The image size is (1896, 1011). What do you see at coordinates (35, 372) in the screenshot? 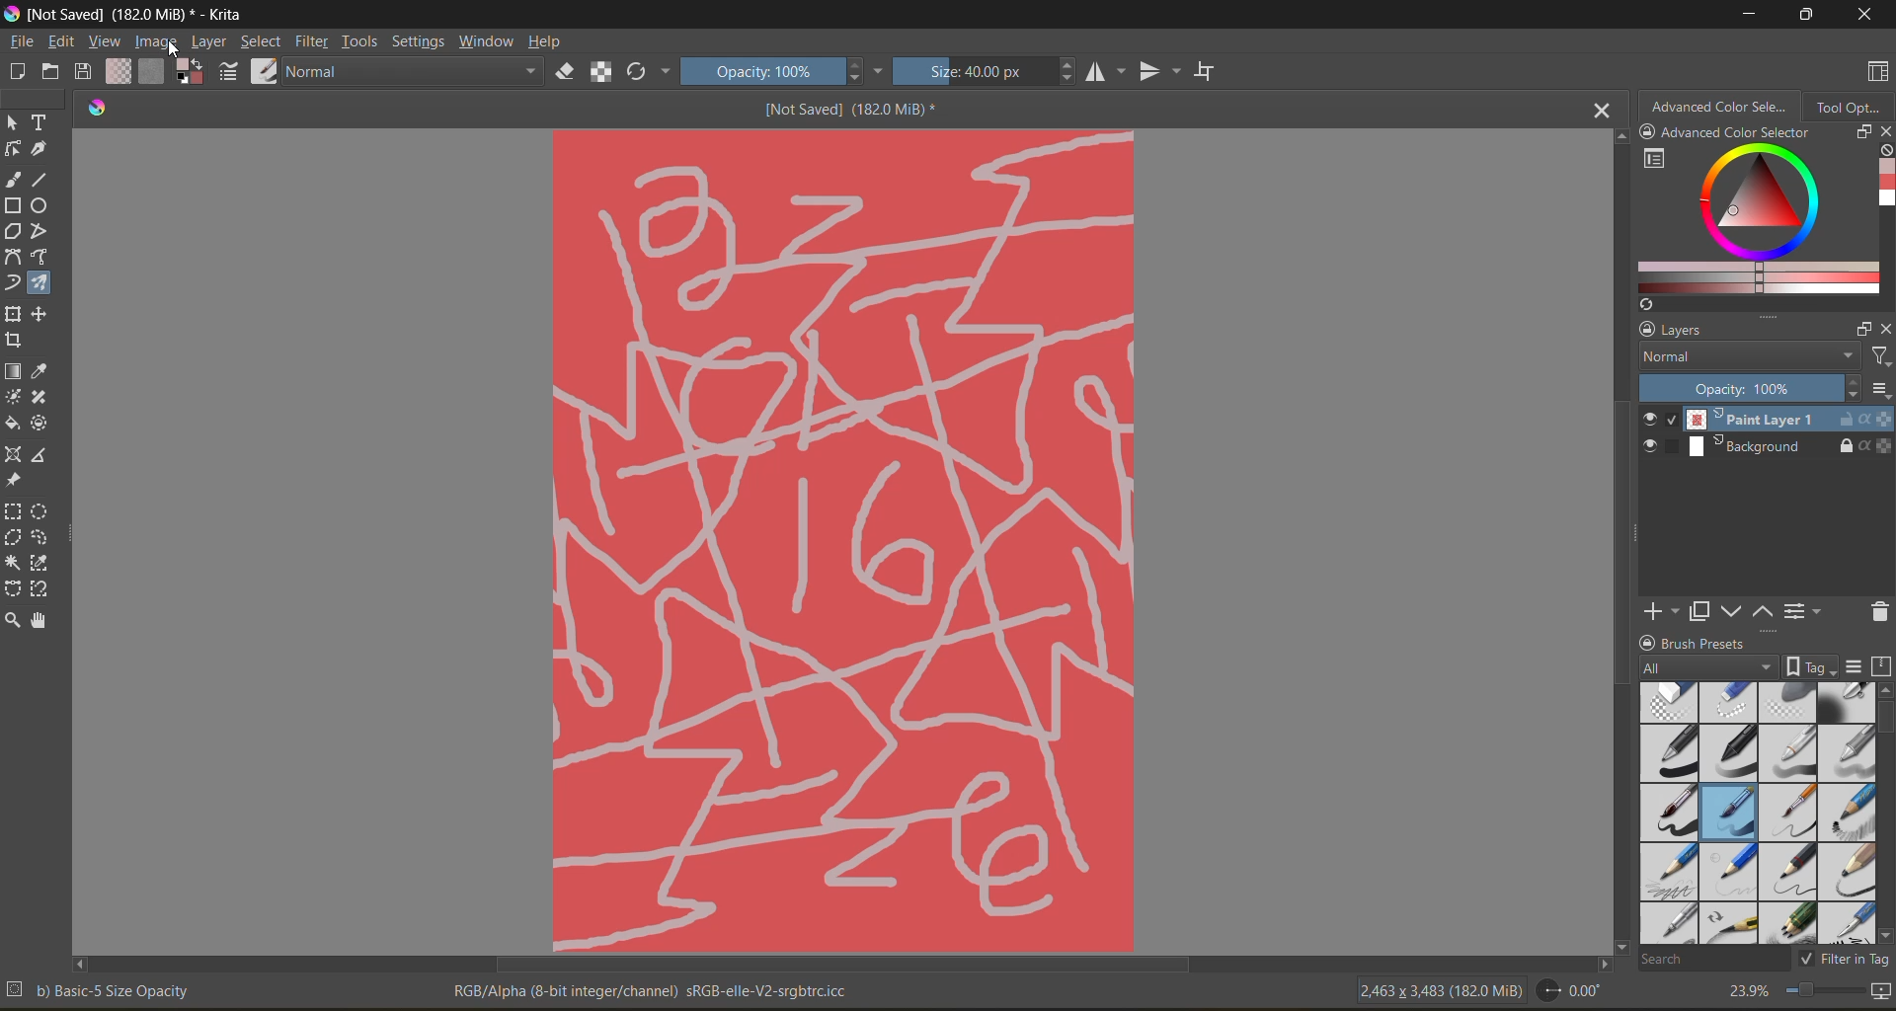
I see `tools` at bounding box center [35, 372].